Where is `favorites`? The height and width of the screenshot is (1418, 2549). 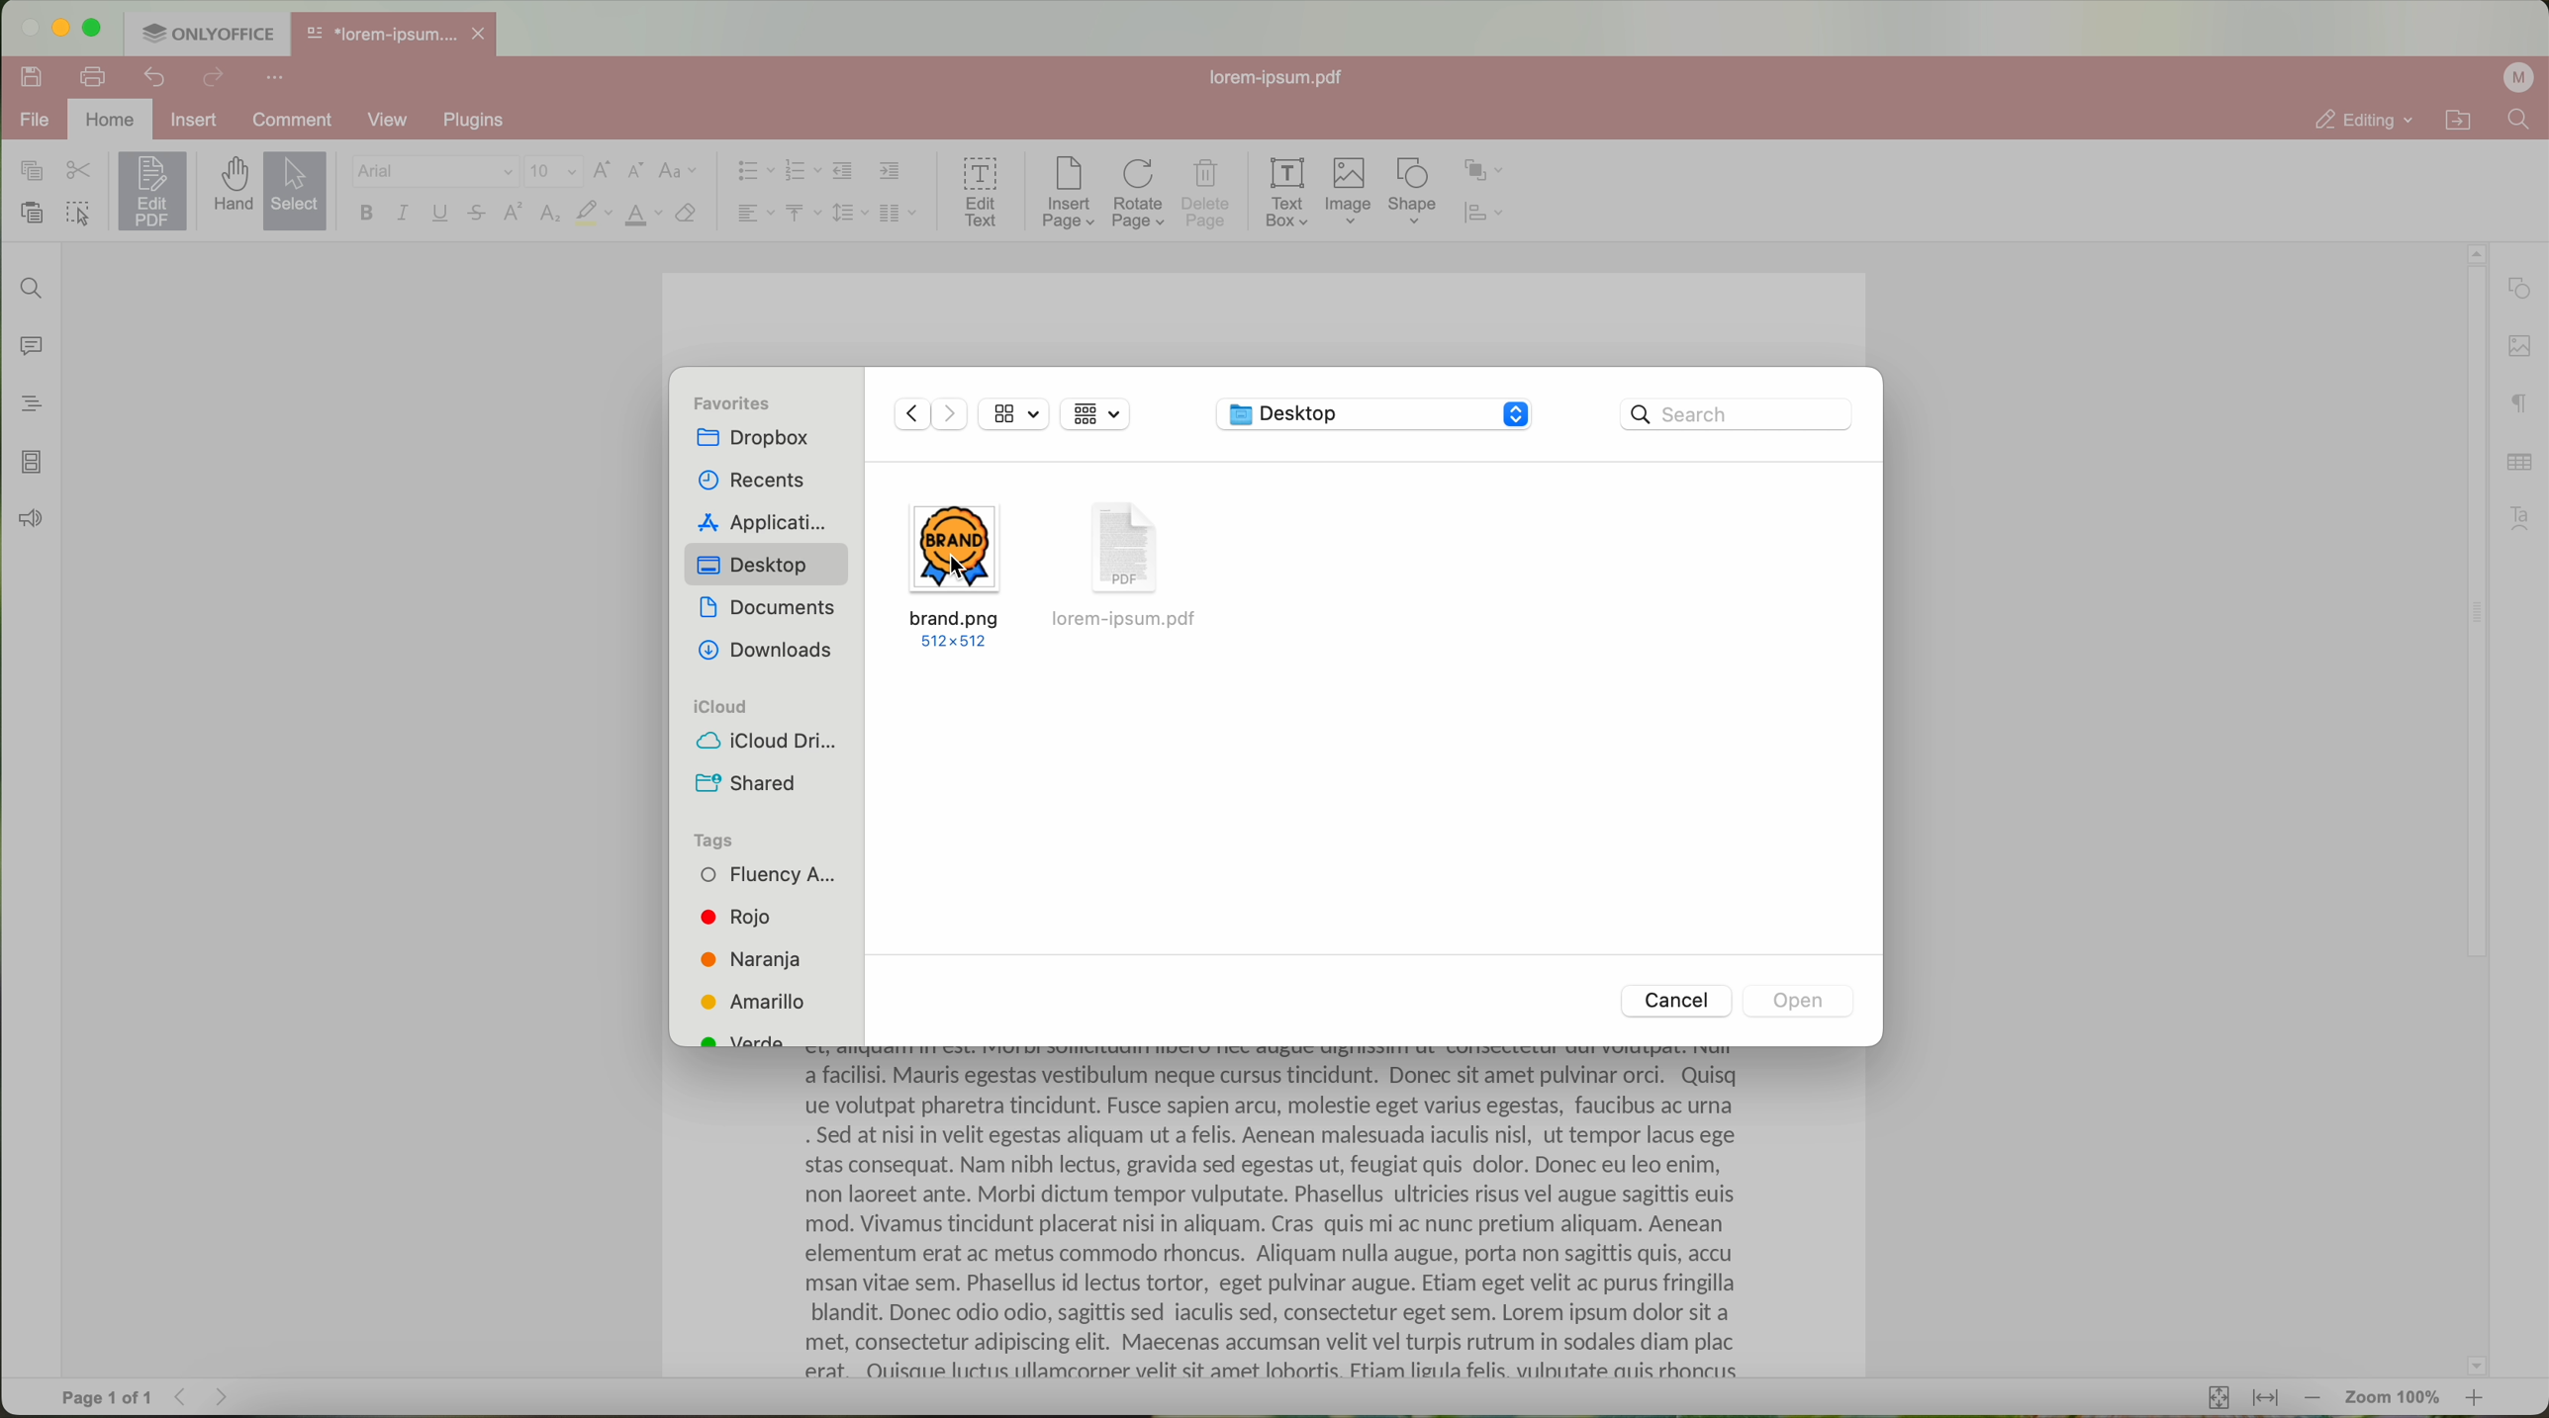
favorites is located at coordinates (727, 403).